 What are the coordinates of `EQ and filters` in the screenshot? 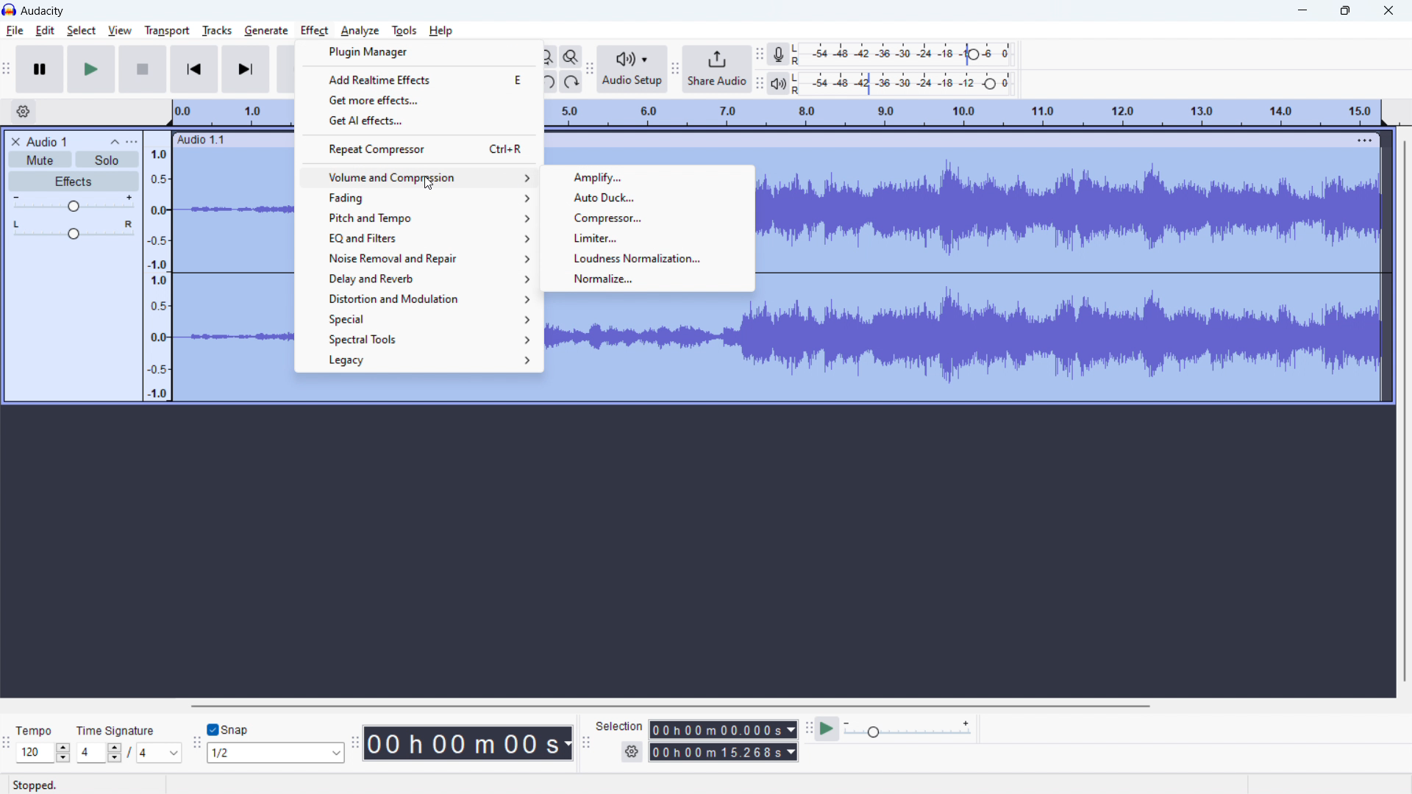 It's located at (416, 237).